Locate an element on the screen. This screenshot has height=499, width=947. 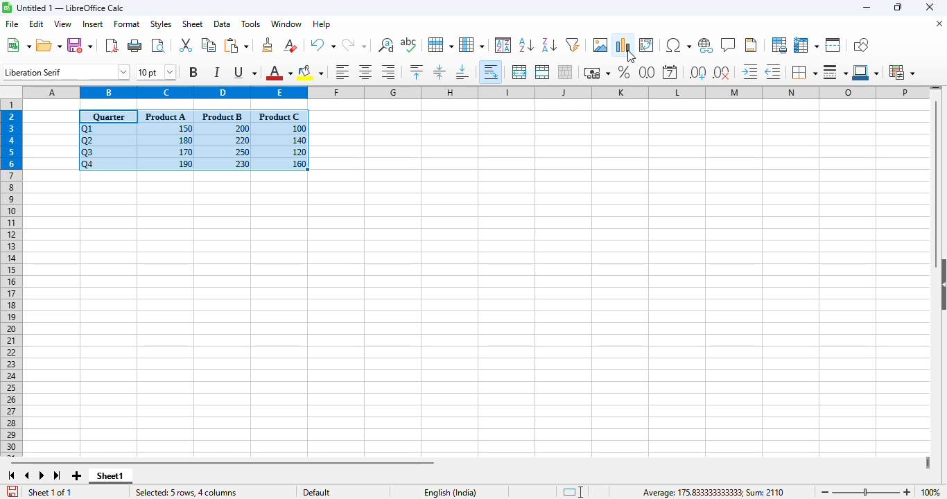
file is located at coordinates (11, 24).